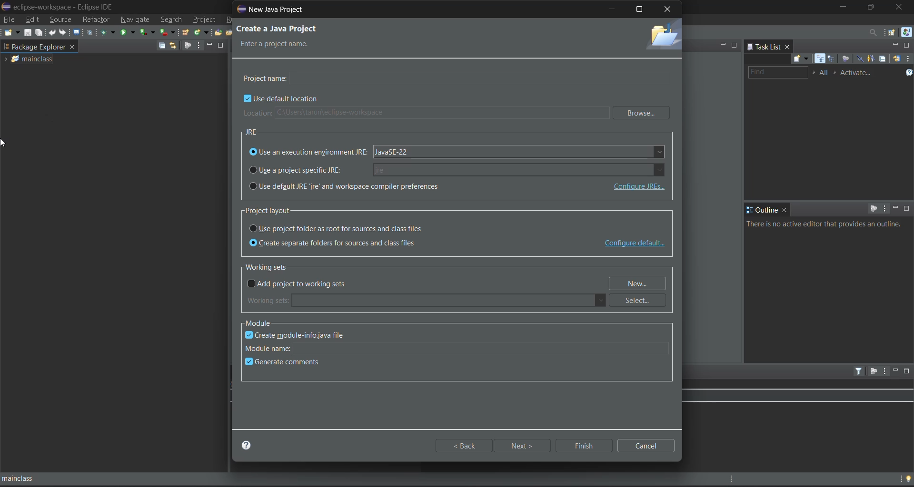 This screenshot has height=487, width=914. What do you see at coordinates (186, 33) in the screenshot?
I see `new java package` at bounding box center [186, 33].